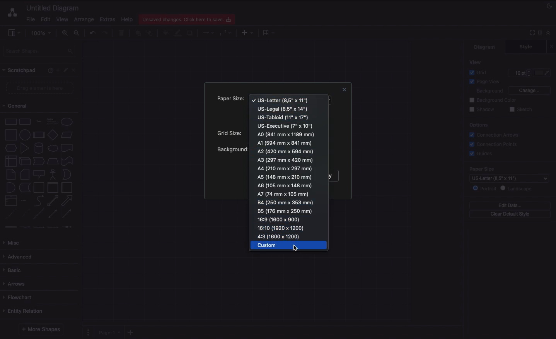 The width and height of the screenshot is (556, 339). I want to click on Arrow, so click(67, 201).